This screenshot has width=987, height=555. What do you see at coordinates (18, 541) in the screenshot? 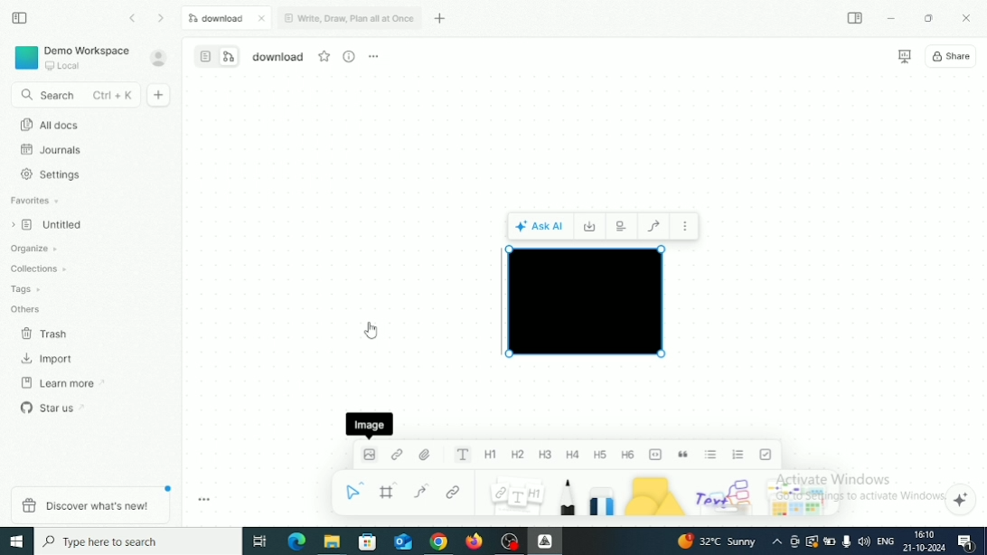
I see `Windows` at bounding box center [18, 541].